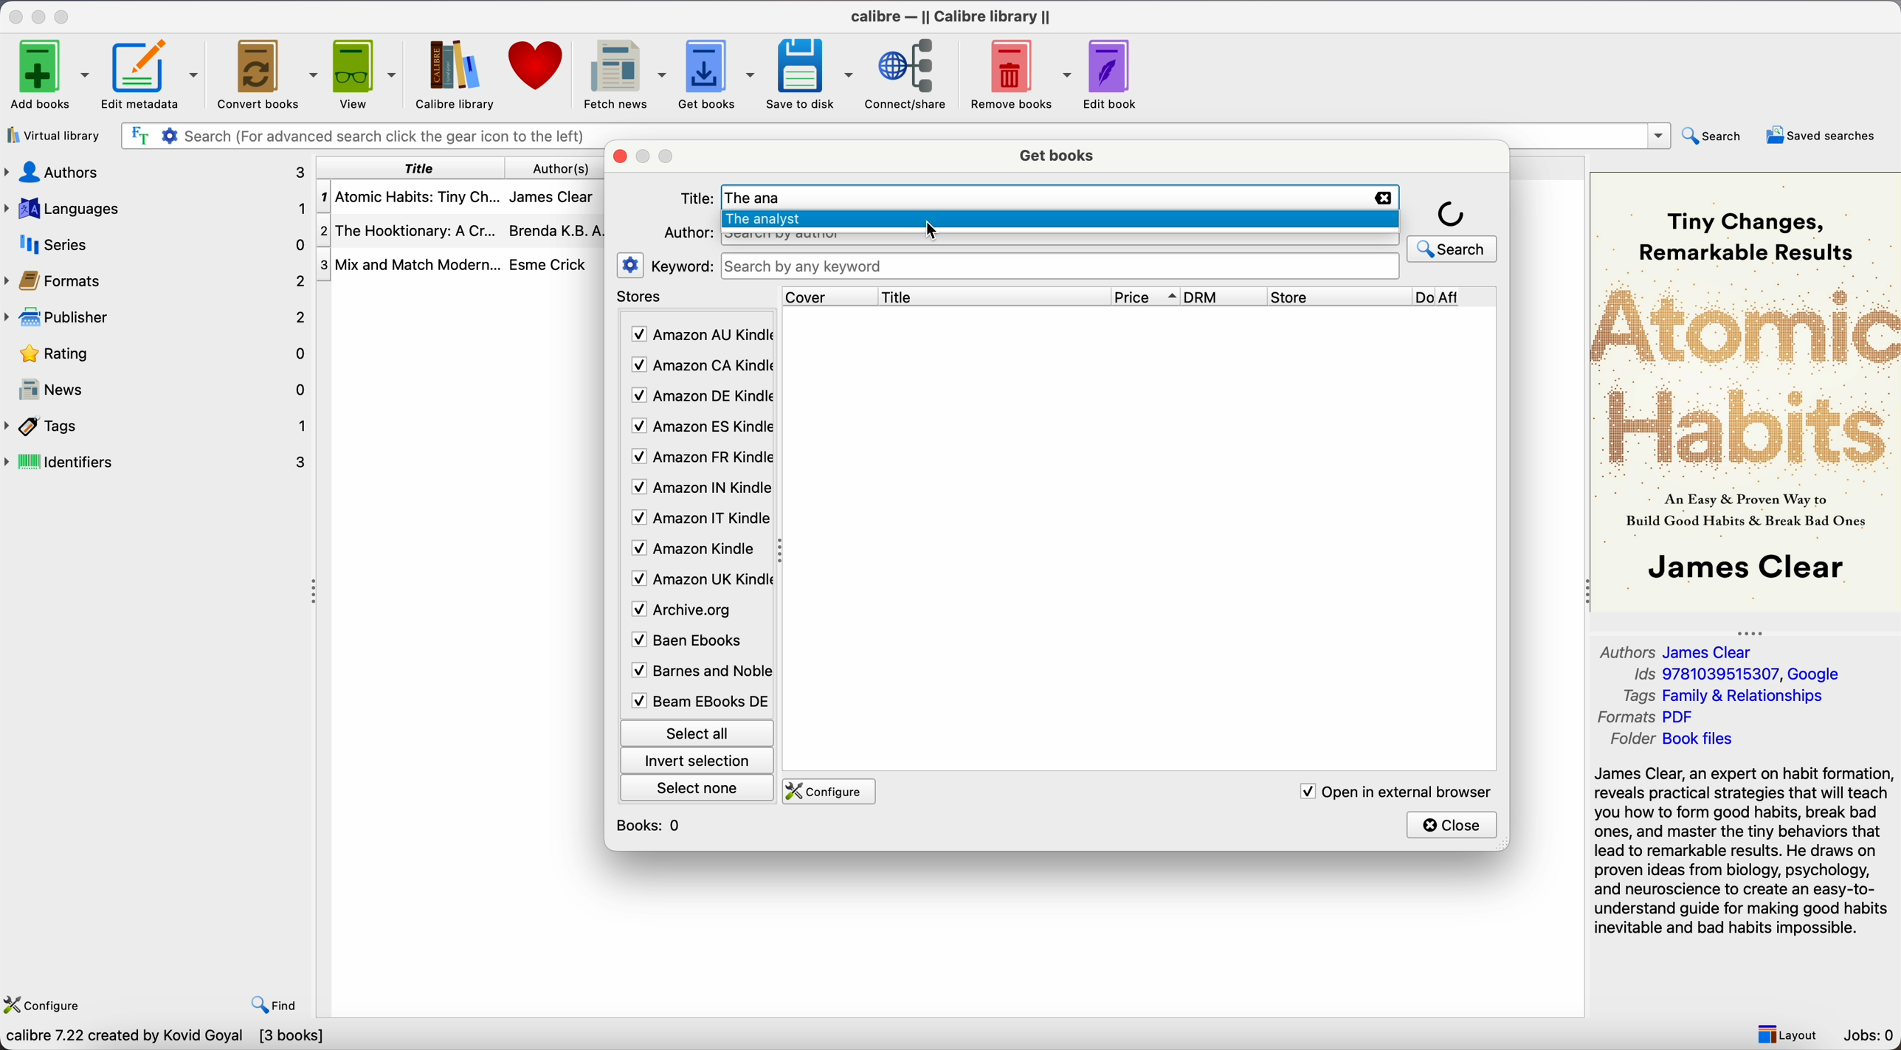 The width and height of the screenshot is (1901, 1050). Describe the element at coordinates (700, 335) in the screenshot. I see `Amazon AU Kindle` at that location.